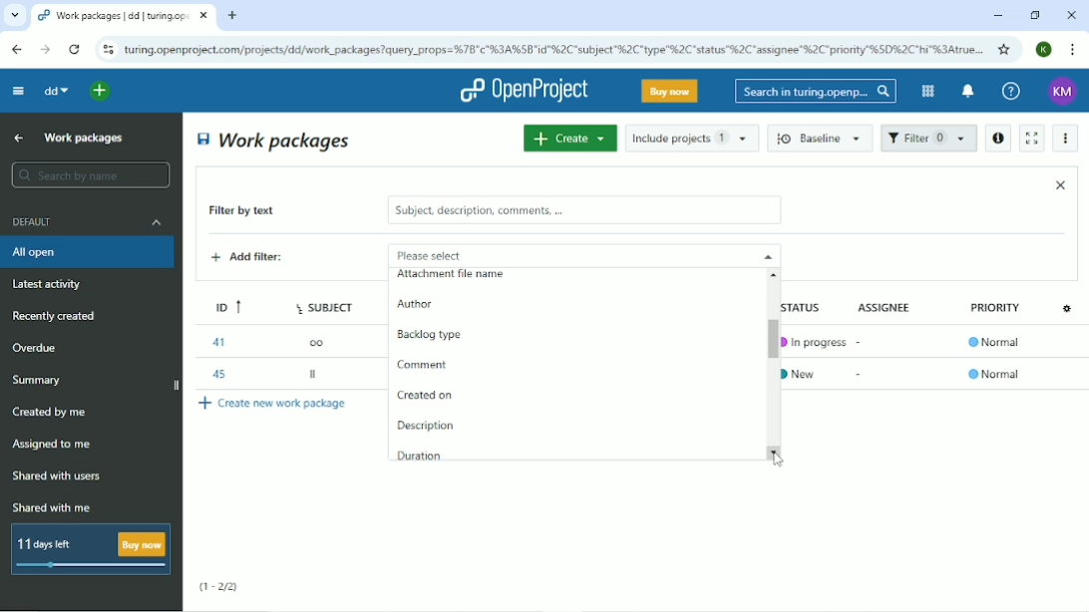 The height and width of the screenshot is (612, 1089). What do you see at coordinates (778, 452) in the screenshot?
I see `scroll down` at bounding box center [778, 452].